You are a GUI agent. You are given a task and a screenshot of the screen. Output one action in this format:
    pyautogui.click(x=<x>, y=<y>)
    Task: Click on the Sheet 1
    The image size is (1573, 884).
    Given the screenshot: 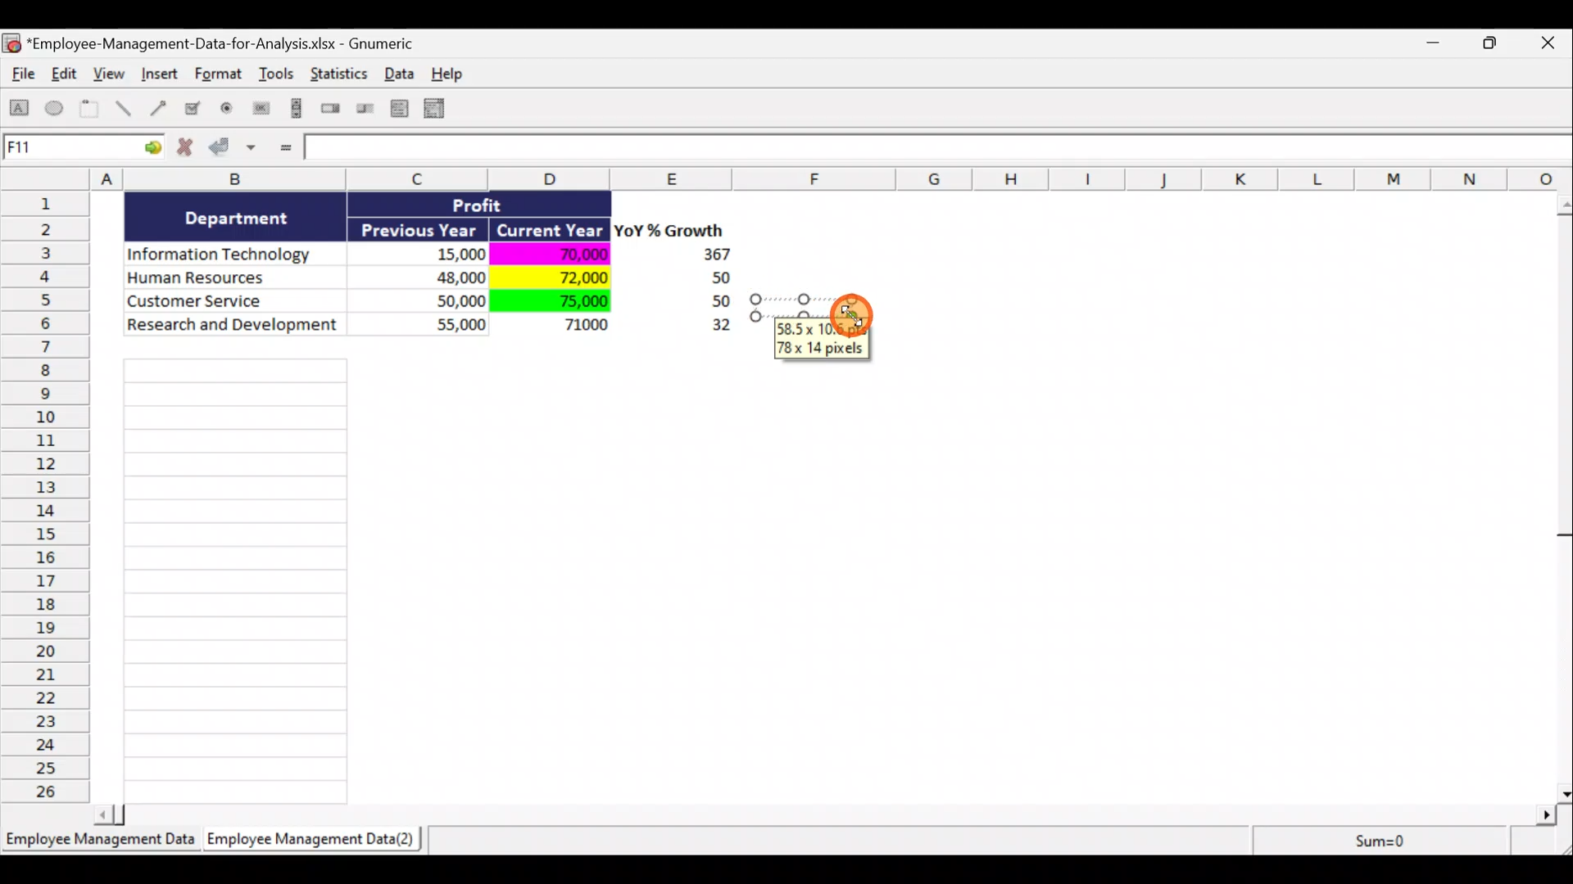 What is the action you would take?
    pyautogui.click(x=102, y=845)
    